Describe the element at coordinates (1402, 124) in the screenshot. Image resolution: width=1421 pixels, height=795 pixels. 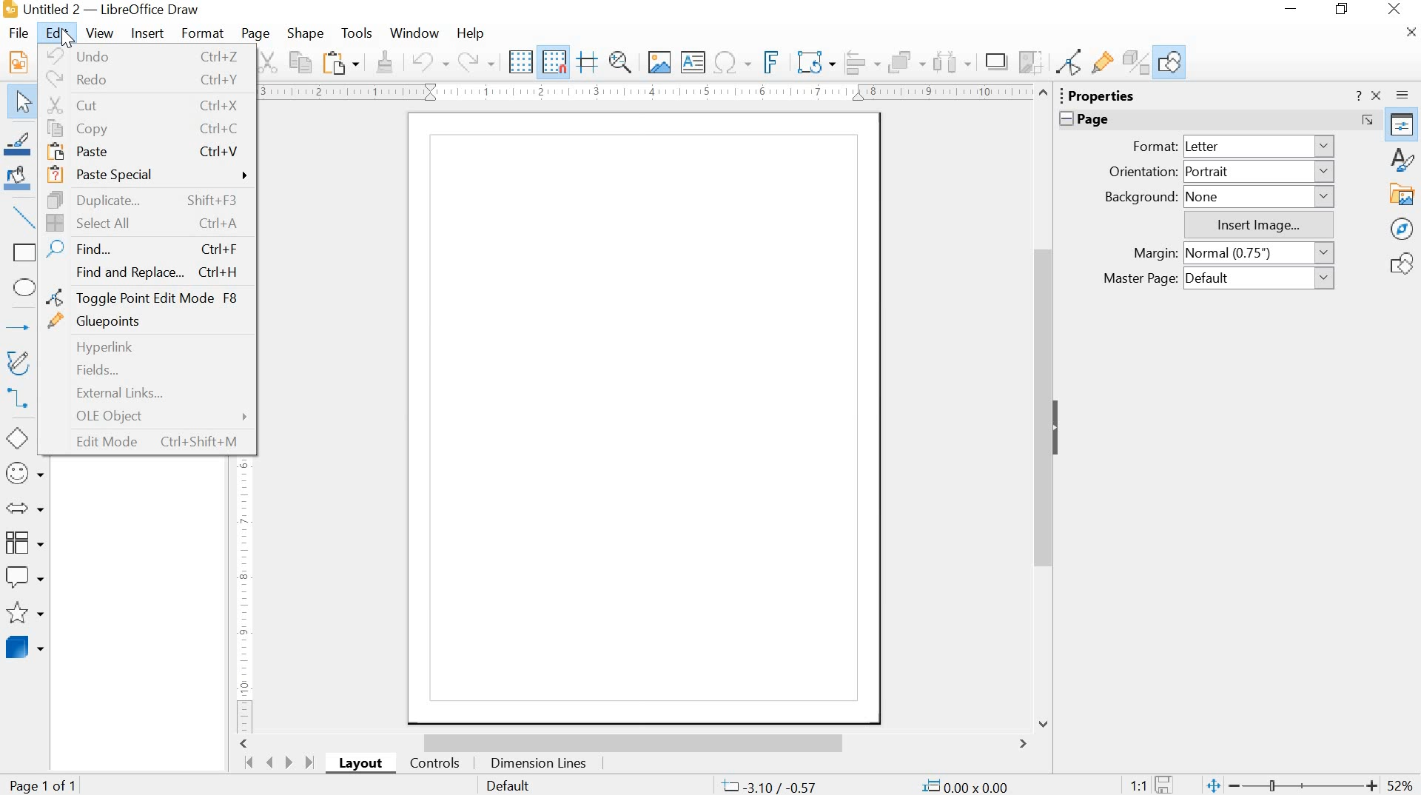
I see `Properties` at that location.